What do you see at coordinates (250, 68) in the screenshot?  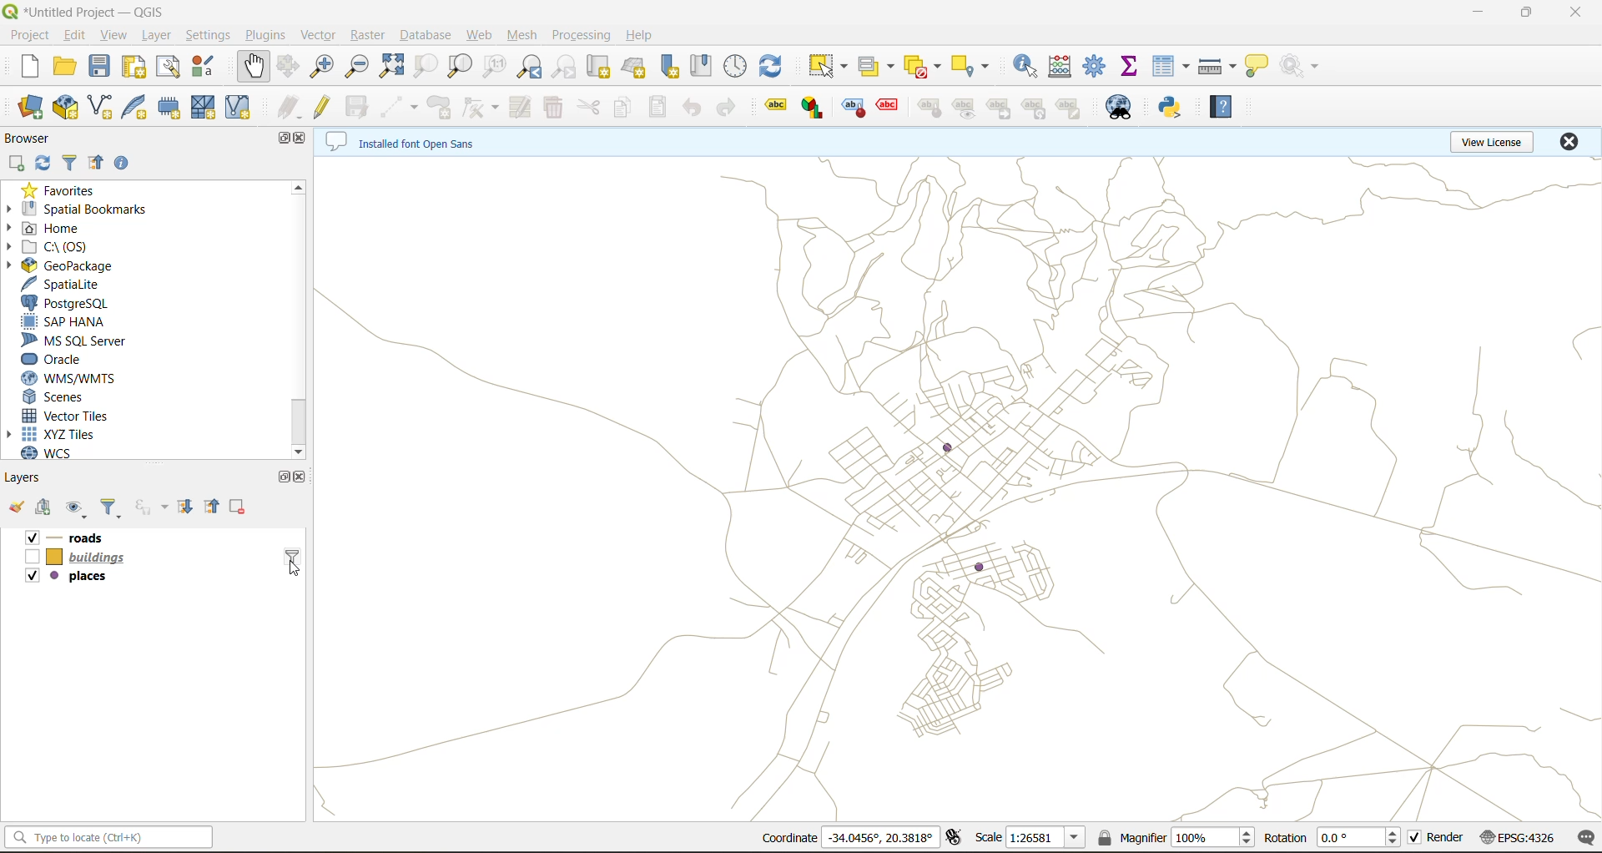 I see `pan map` at bounding box center [250, 68].